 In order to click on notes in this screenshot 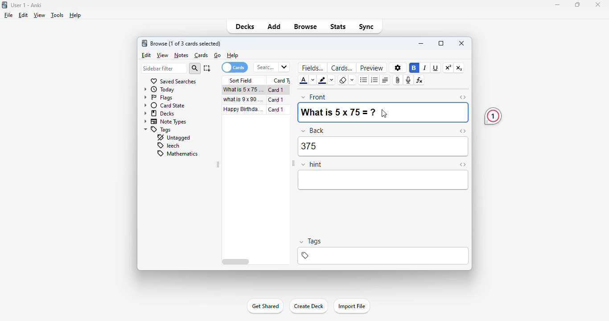, I will do `click(181, 55)`.